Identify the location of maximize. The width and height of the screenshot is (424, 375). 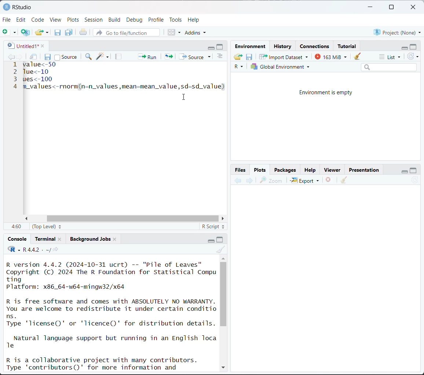
(413, 170).